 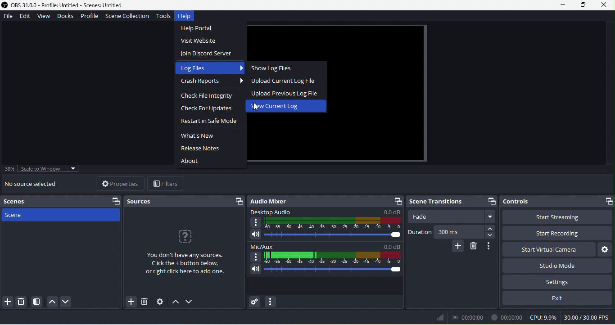 I want to click on Pointer, so click(x=258, y=108).